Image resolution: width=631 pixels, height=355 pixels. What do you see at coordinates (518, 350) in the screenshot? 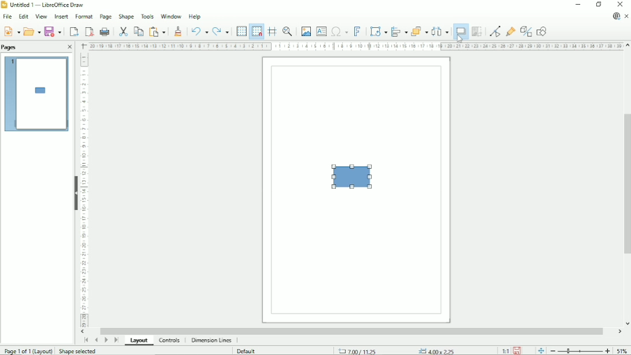
I see `Save` at bounding box center [518, 350].